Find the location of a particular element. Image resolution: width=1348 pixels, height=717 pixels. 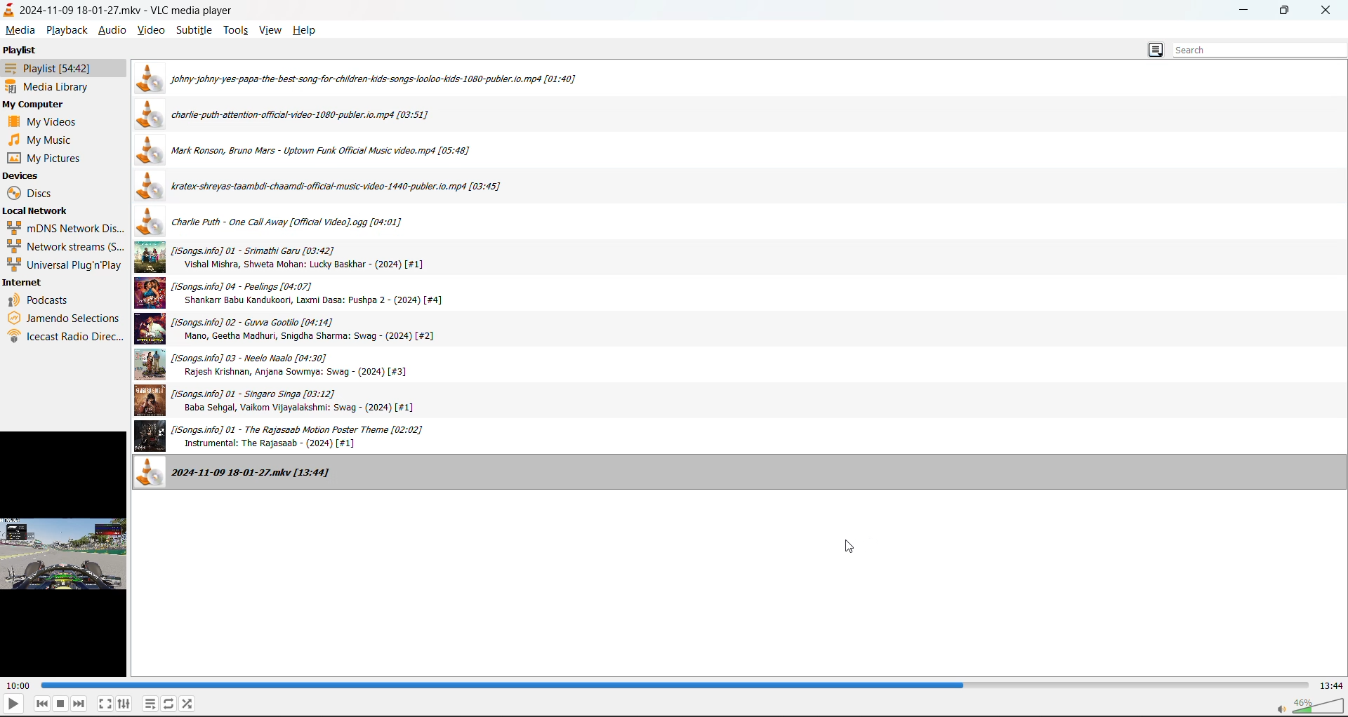

close is located at coordinates (1328, 11).